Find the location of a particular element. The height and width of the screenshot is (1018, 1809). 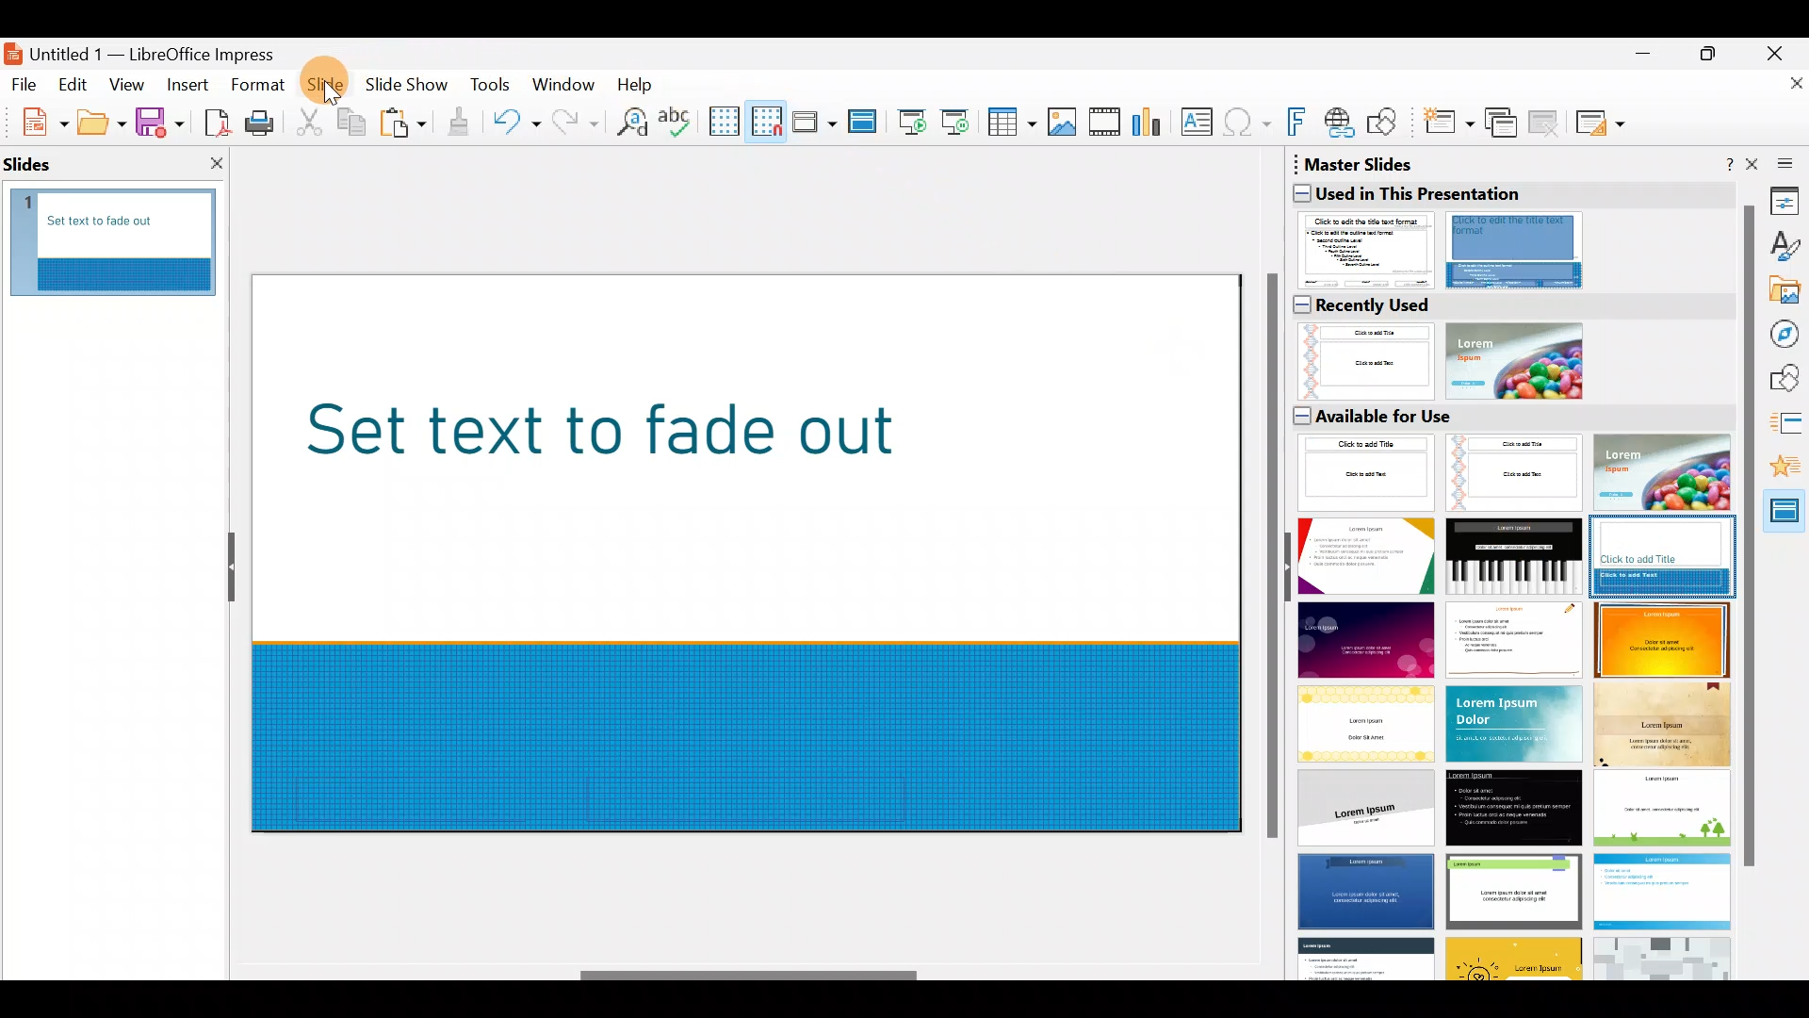

Shapes is located at coordinates (1786, 380).